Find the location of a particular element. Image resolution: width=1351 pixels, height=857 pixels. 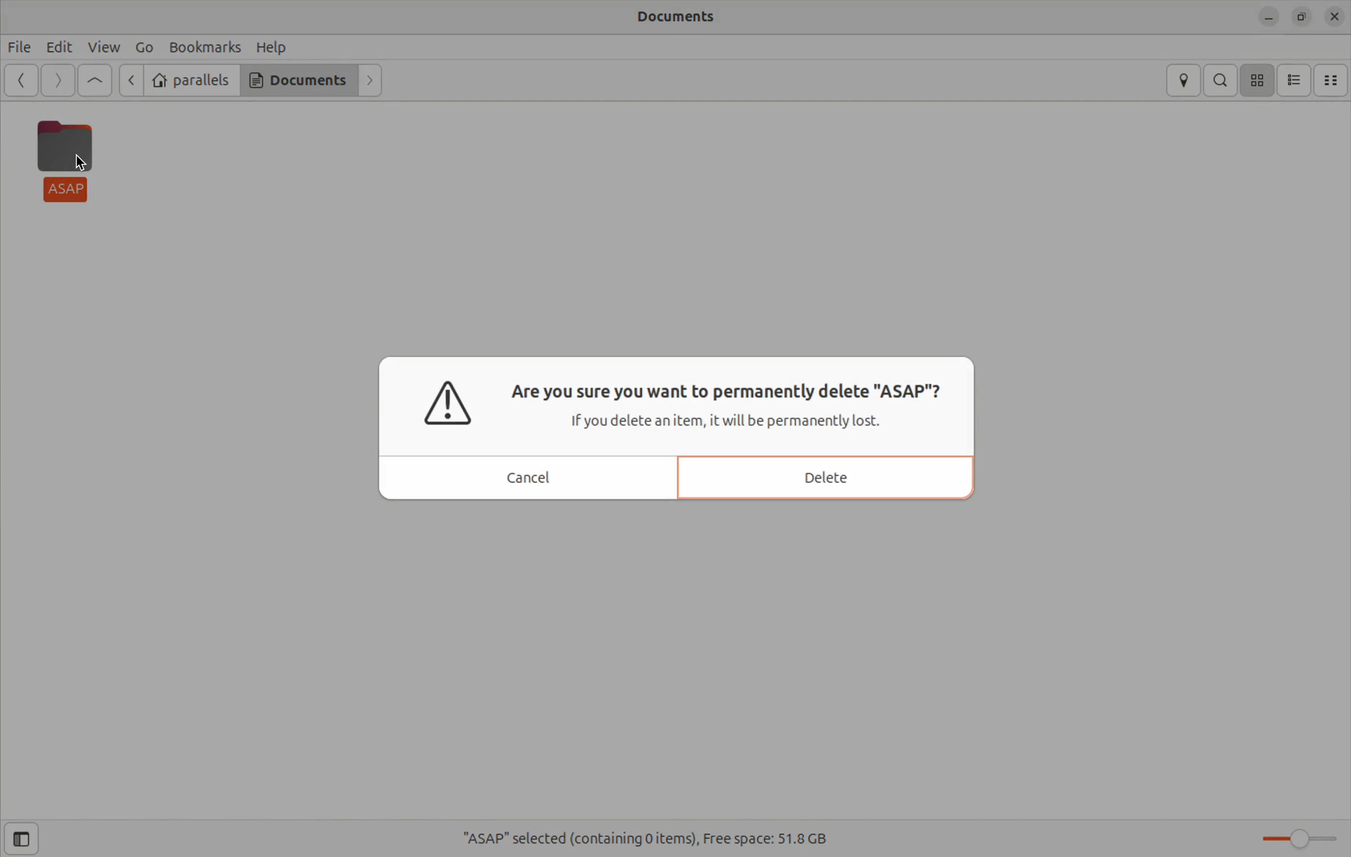

resize is located at coordinates (1299, 15).